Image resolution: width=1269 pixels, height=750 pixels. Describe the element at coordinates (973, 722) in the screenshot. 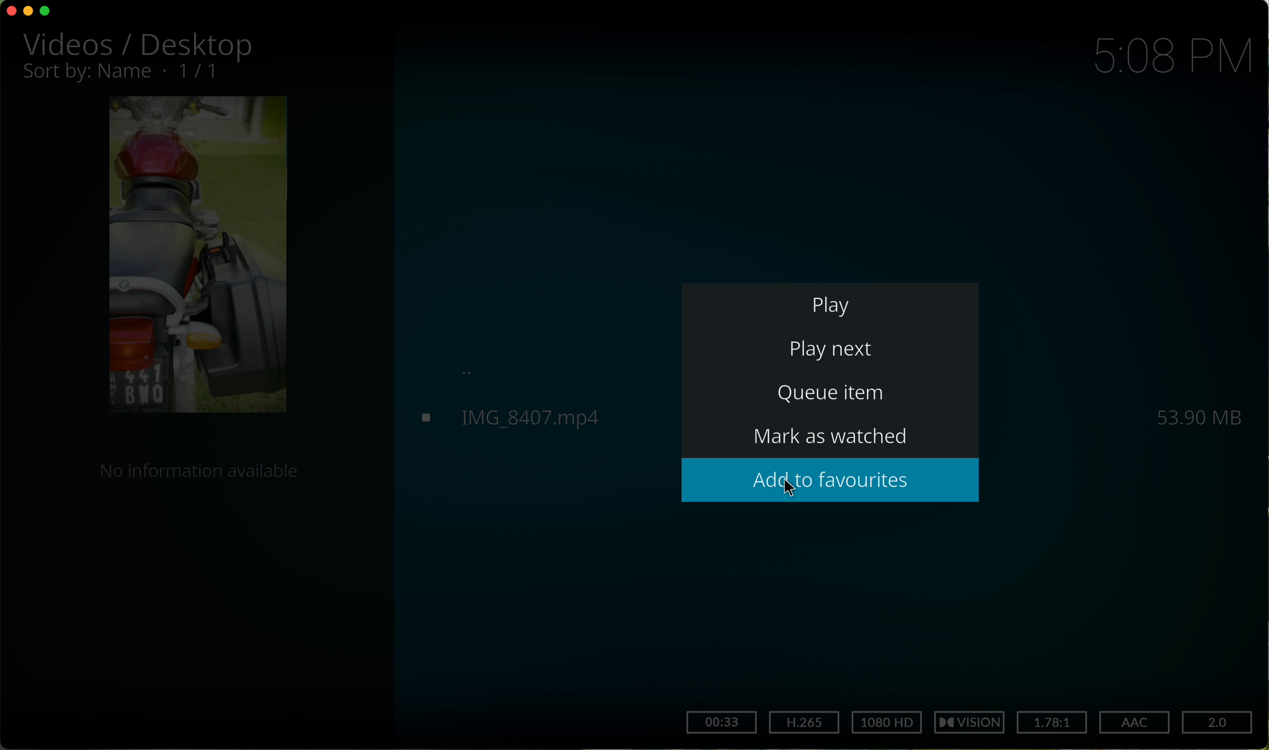

I see `vision` at that location.